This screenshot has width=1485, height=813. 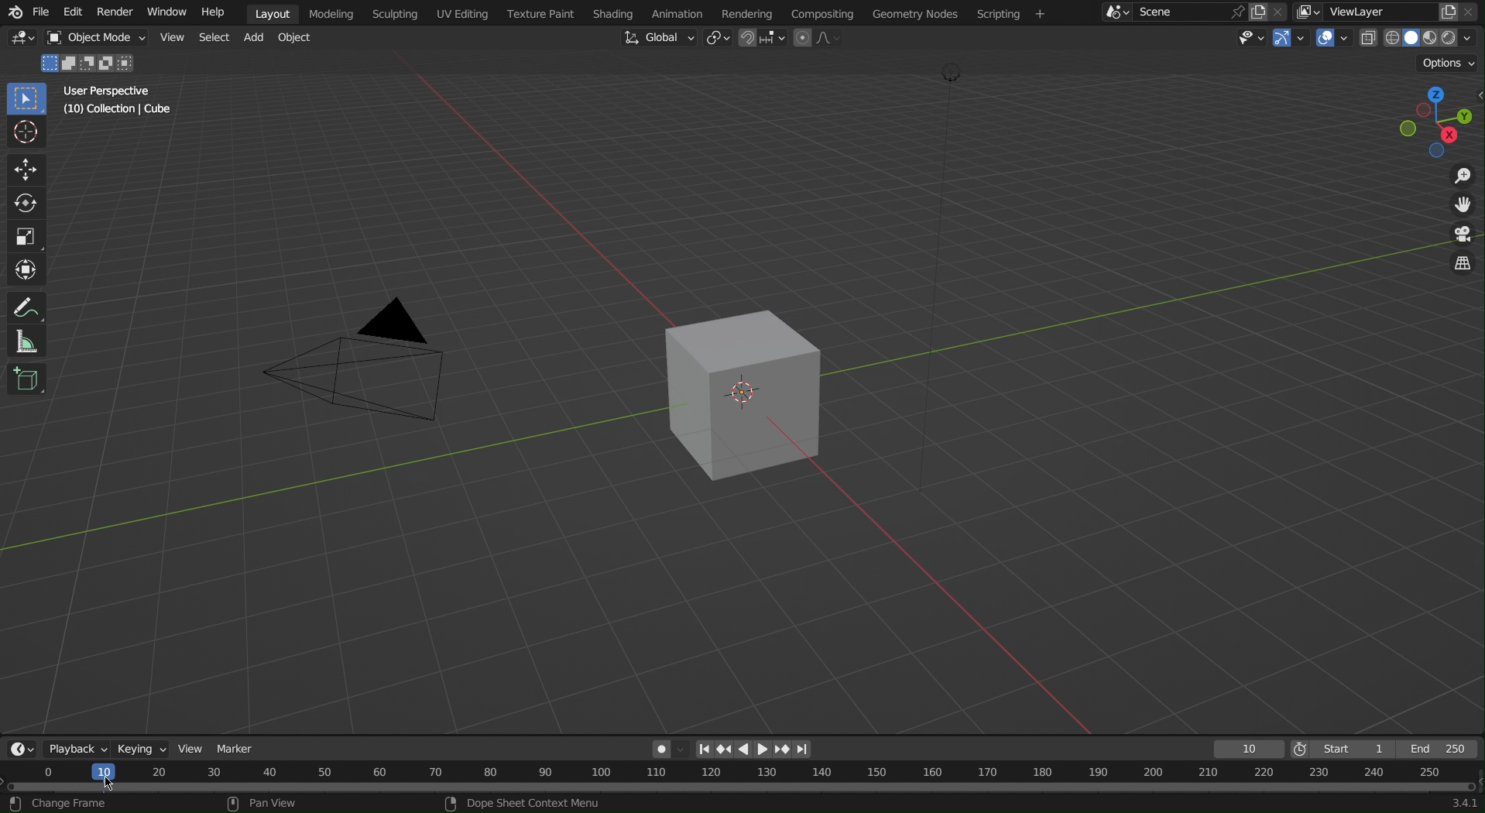 What do you see at coordinates (786, 750) in the screenshot?
I see `Next` at bounding box center [786, 750].